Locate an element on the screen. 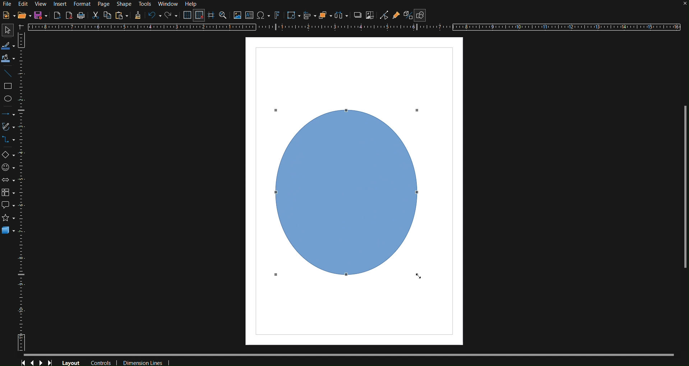 This screenshot has height=366, width=689. Shadow is located at coordinates (356, 16).